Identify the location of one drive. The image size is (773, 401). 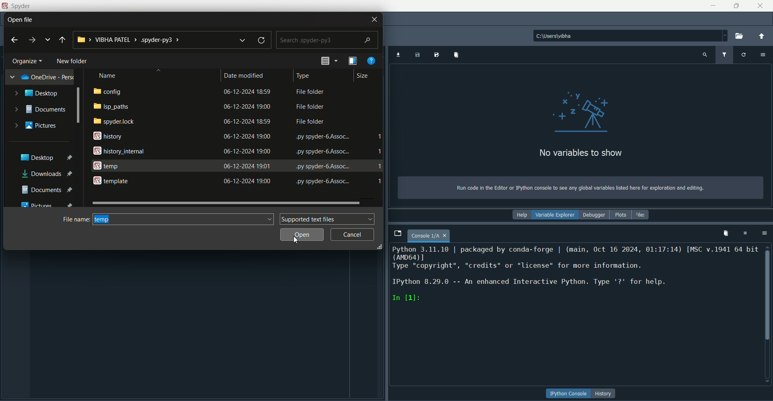
(43, 77).